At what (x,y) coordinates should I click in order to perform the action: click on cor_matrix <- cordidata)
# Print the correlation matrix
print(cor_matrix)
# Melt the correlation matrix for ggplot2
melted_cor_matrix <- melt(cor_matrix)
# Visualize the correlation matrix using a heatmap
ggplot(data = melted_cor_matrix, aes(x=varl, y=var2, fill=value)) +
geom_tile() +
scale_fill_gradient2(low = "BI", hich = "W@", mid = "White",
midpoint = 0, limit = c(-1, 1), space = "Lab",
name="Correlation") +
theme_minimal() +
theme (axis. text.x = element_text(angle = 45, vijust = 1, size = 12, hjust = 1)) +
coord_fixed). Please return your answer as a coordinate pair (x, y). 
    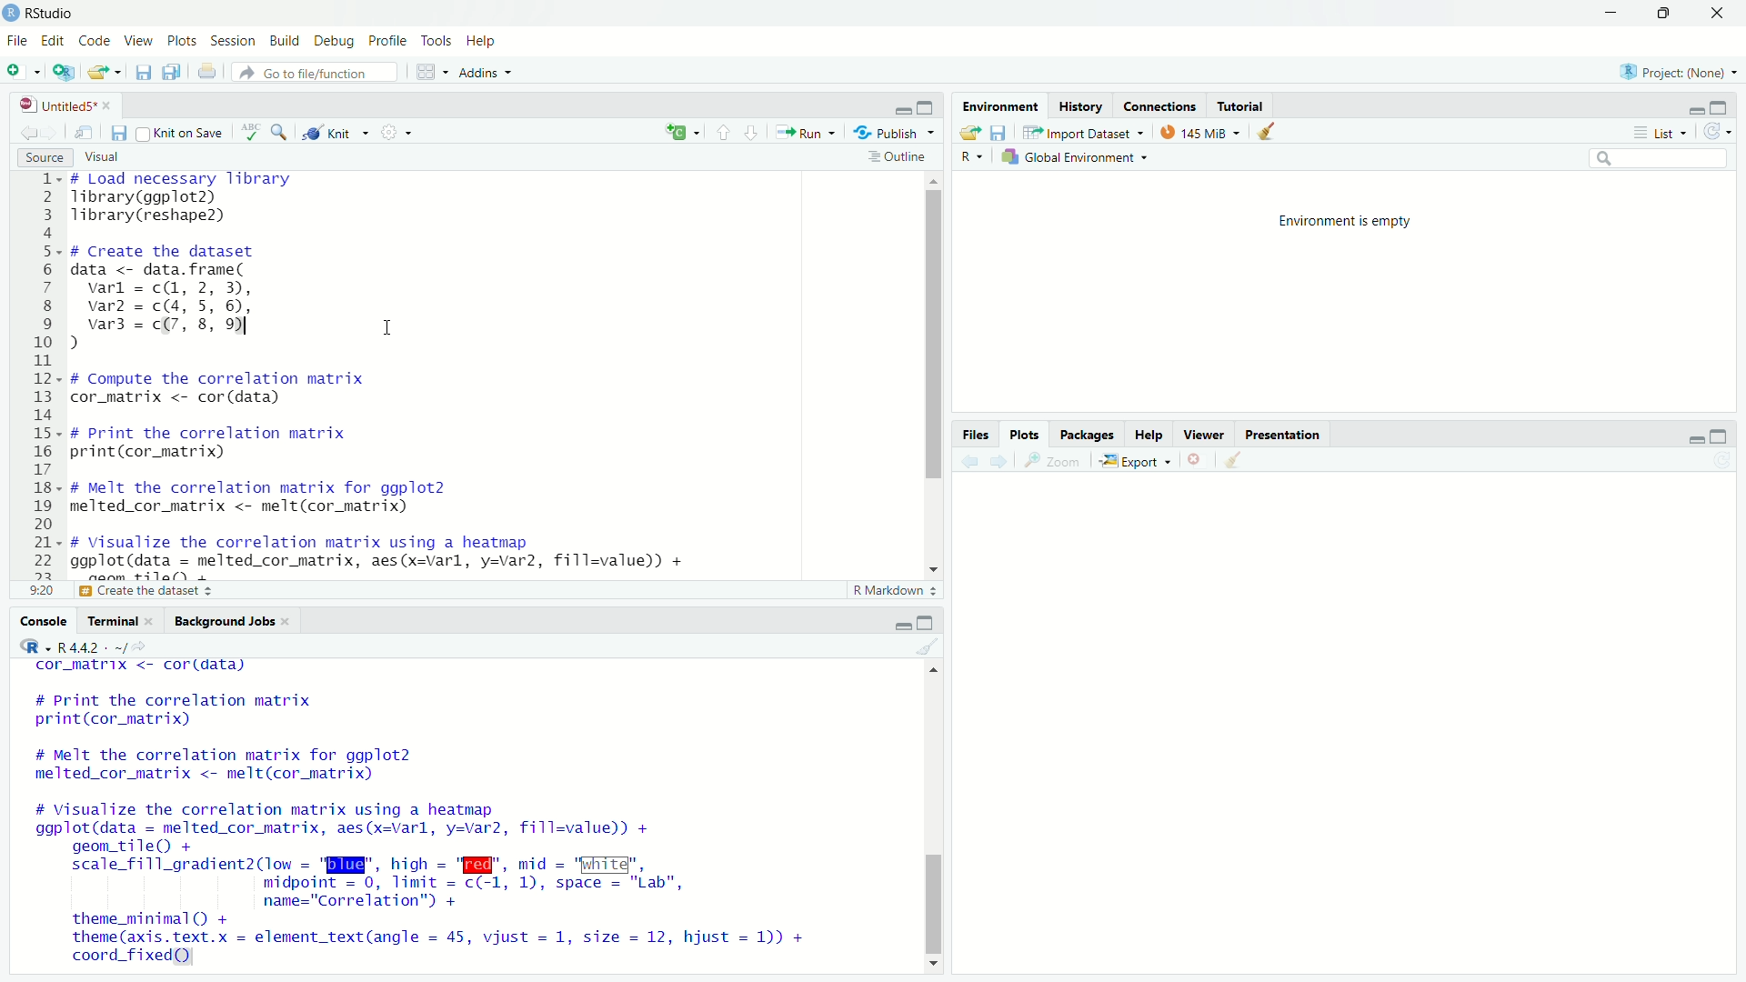
    Looking at the image, I should click on (444, 815).